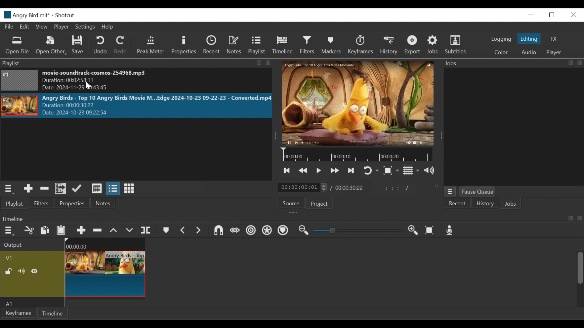 The image size is (584, 328). I want to click on Play quickly forward, so click(334, 171).